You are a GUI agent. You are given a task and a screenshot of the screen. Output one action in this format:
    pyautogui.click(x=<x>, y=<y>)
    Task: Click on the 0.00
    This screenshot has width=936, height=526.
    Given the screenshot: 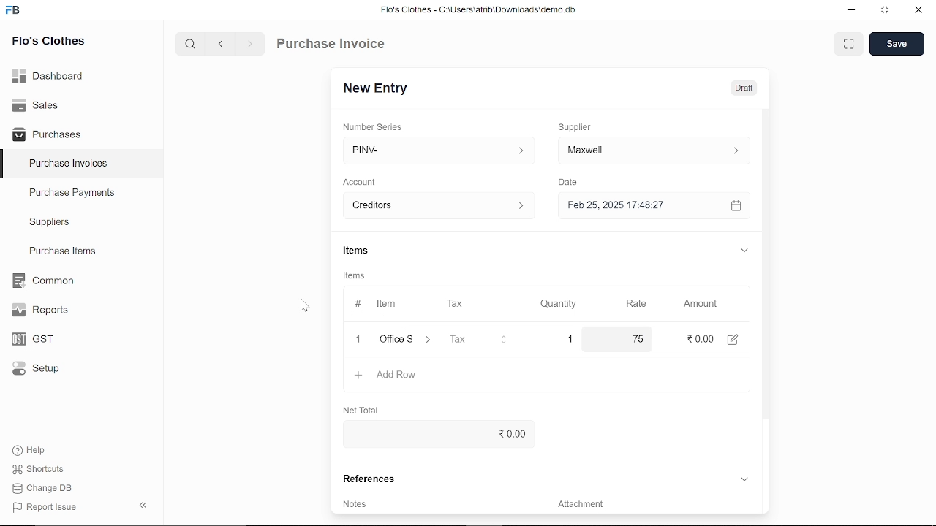 What is the action you would take?
    pyautogui.click(x=434, y=434)
    